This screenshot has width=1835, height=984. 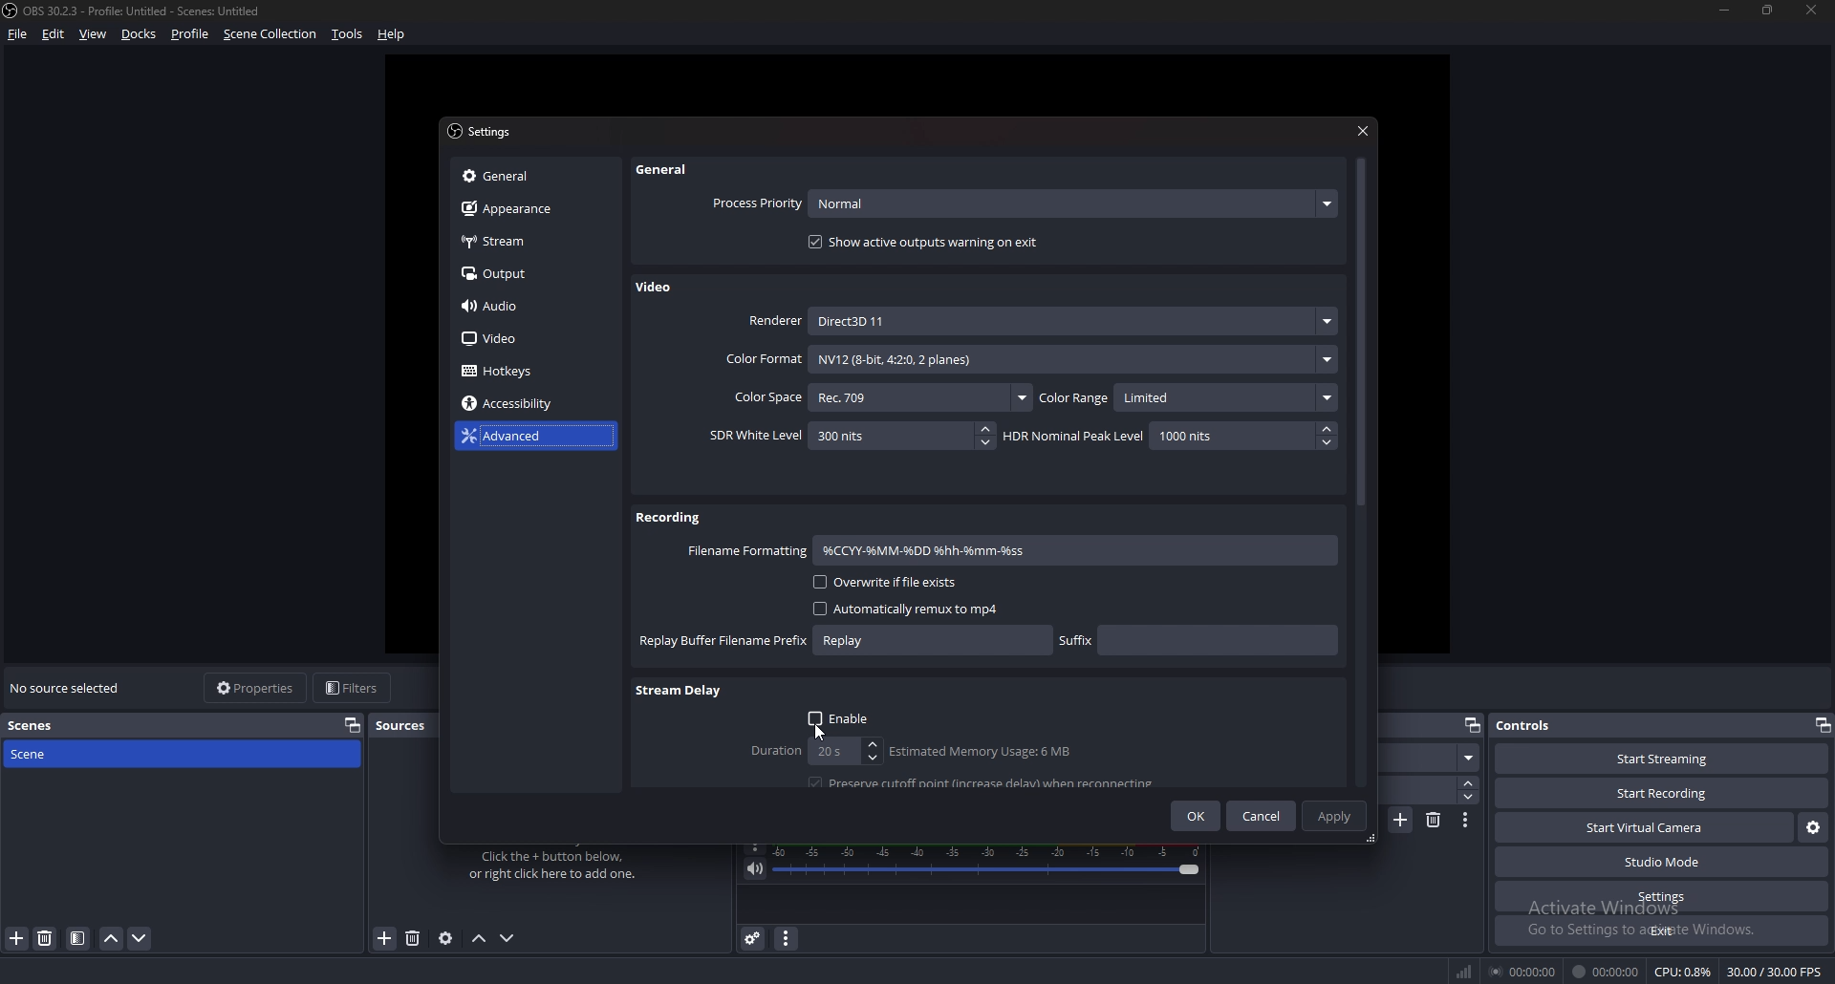 I want to click on no sources selected, so click(x=69, y=688).